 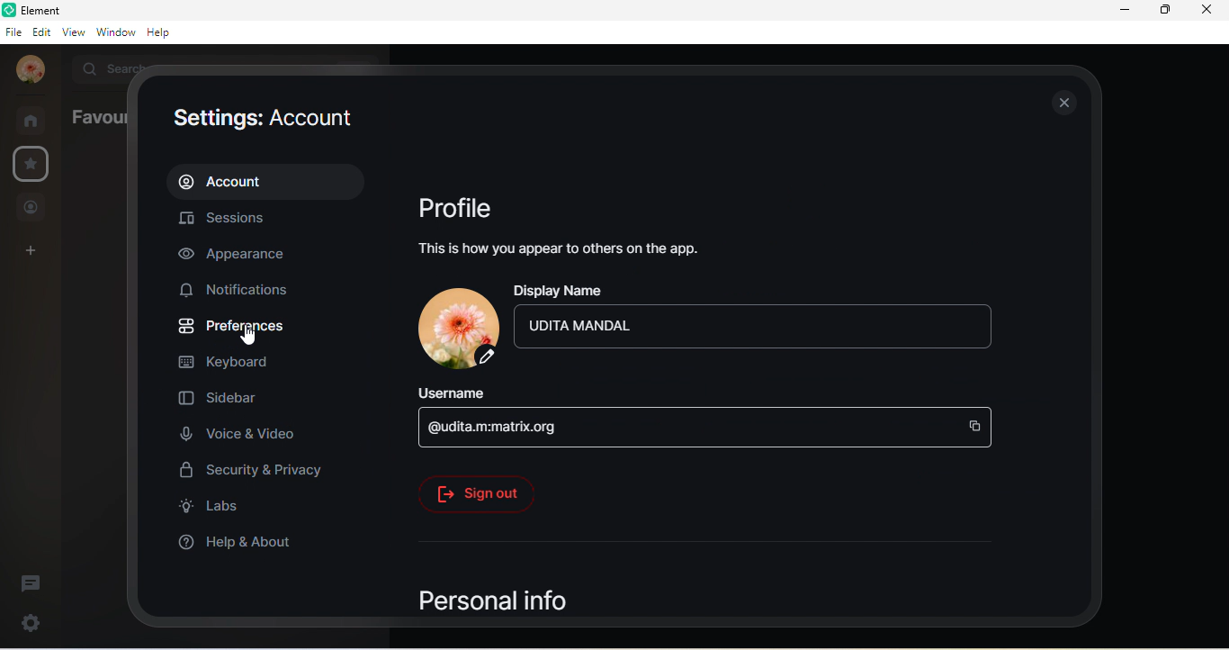 What do you see at coordinates (30, 164) in the screenshot?
I see `favorites` at bounding box center [30, 164].